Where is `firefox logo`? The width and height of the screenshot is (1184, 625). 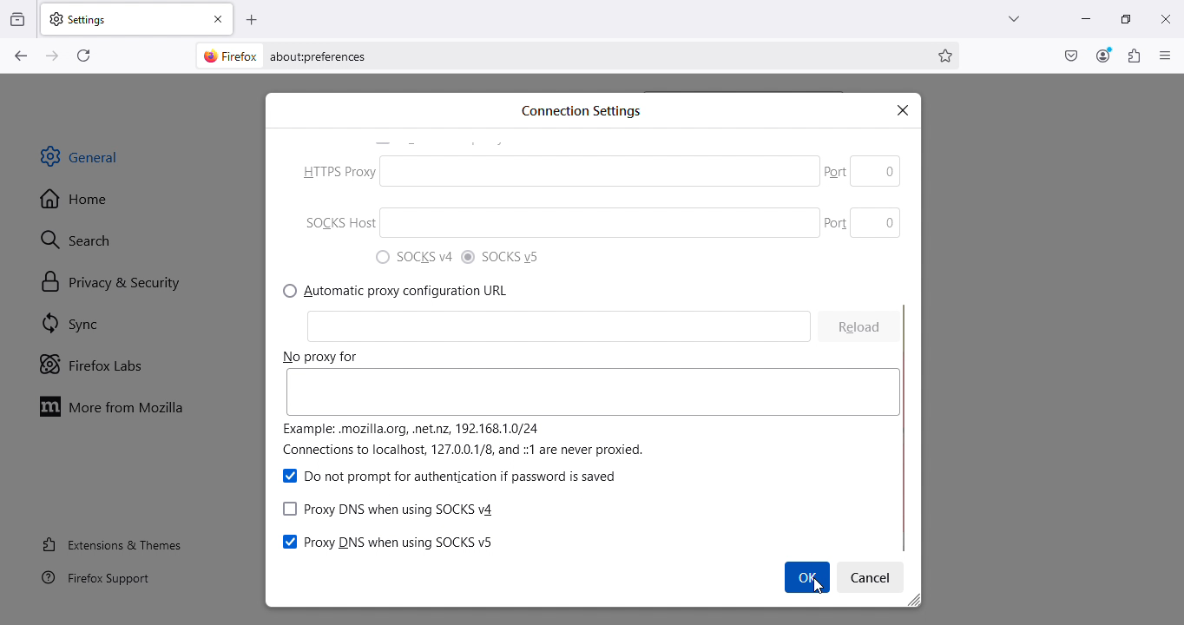
firefox logo is located at coordinates (226, 56).